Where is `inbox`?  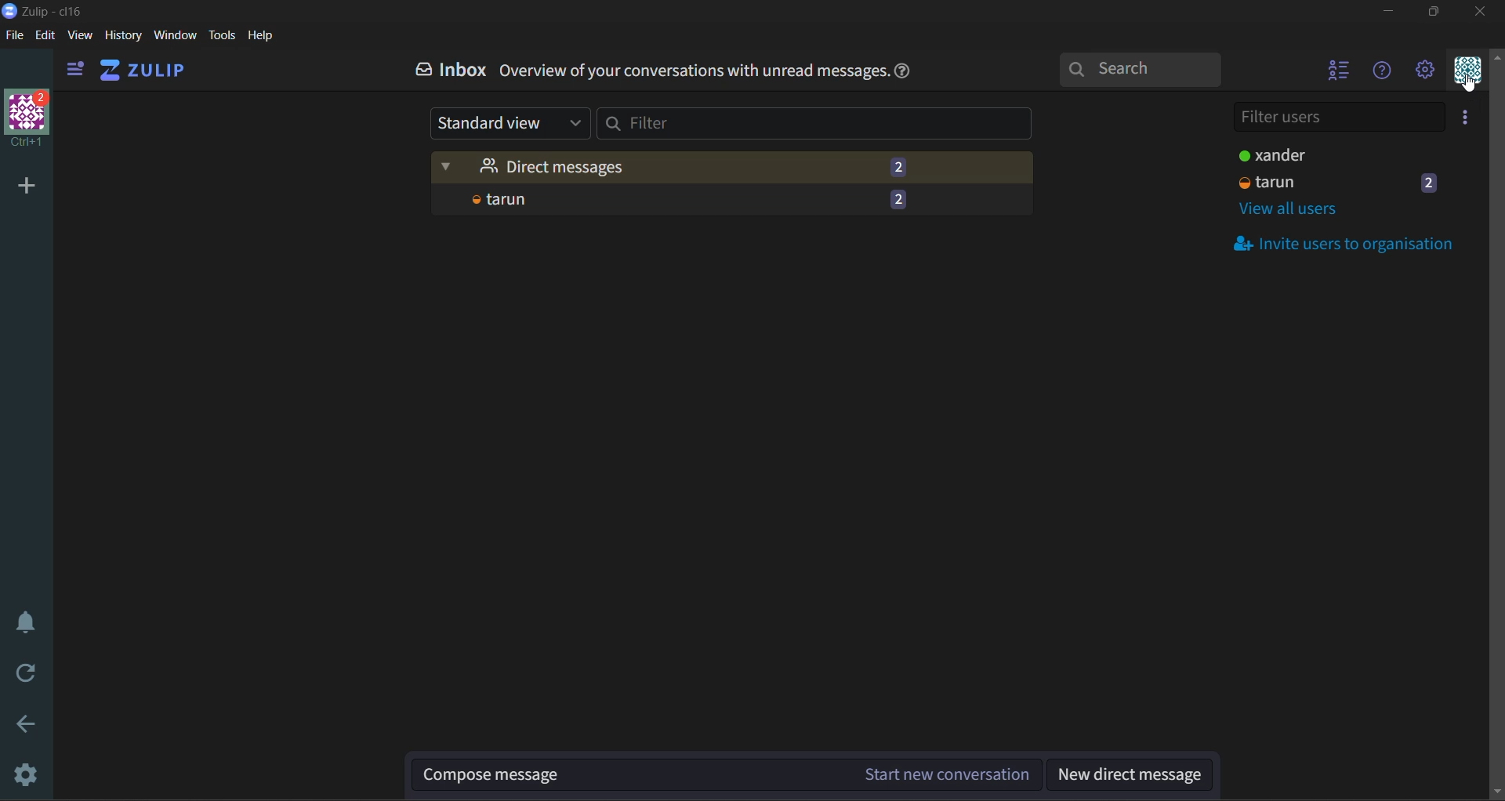
inbox is located at coordinates (446, 72).